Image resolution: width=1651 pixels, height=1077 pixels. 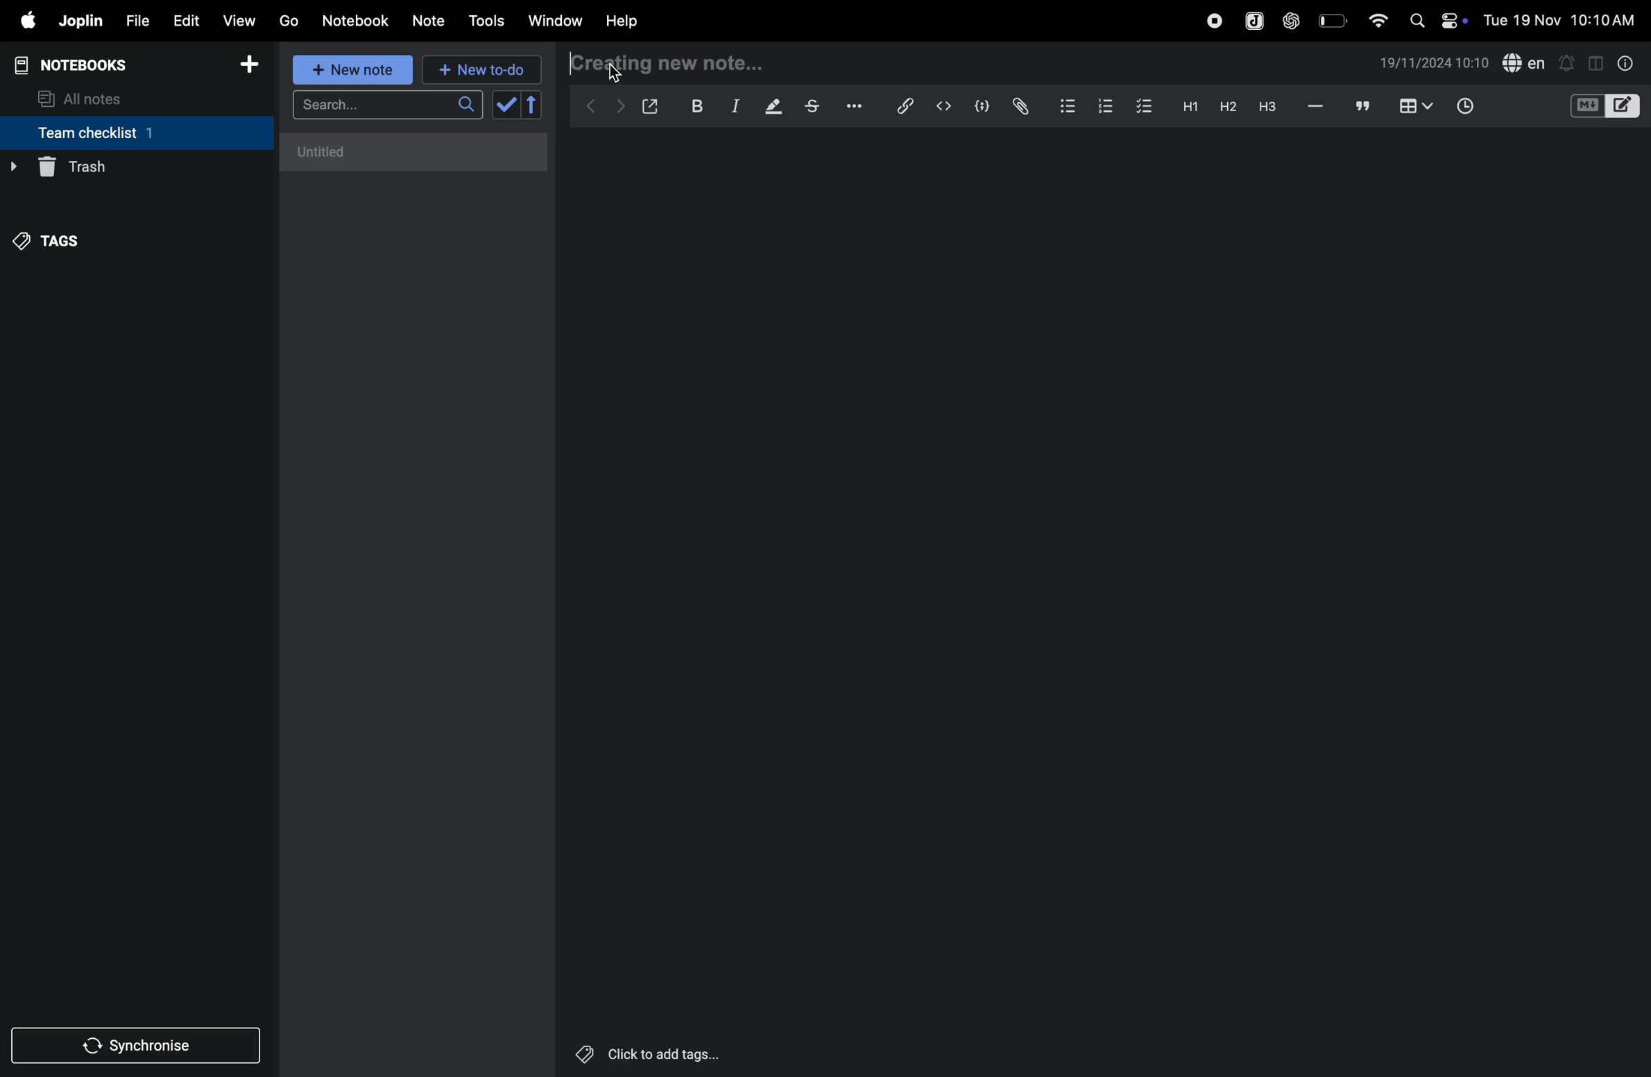 What do you see at coordinates (113, 133) in the screenshot?
I see `team checklist` at bounding box center [113, 133].